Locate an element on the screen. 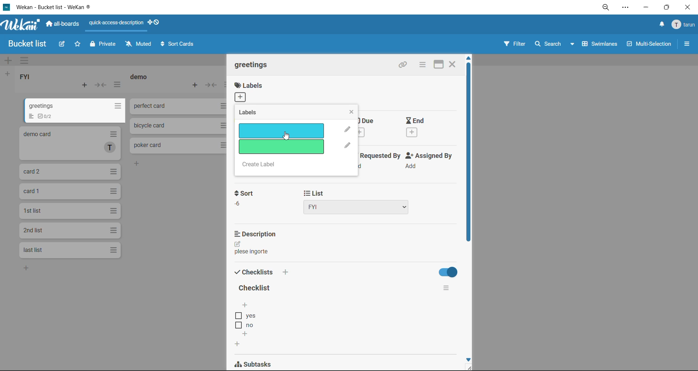 This screenshot has width=698, height=371. label option 2 is located at coordinates (281, 147).